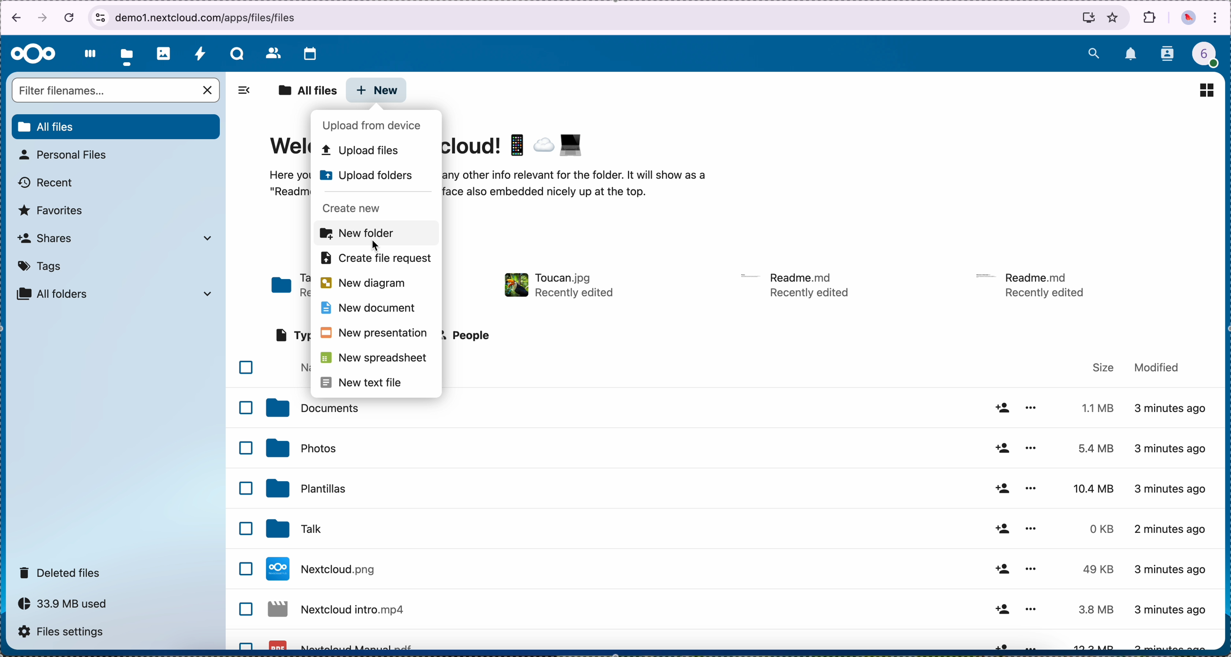 The image size is (1231, 657). I want to click on dashboard, so click(87, 54).